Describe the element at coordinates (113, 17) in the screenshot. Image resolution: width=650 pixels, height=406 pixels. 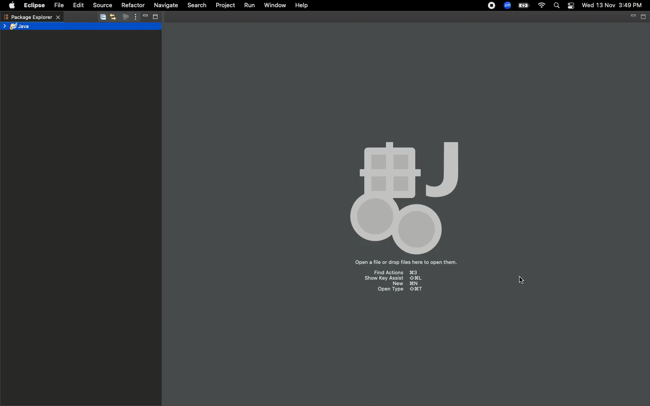
I see `Link with editor` at that location.